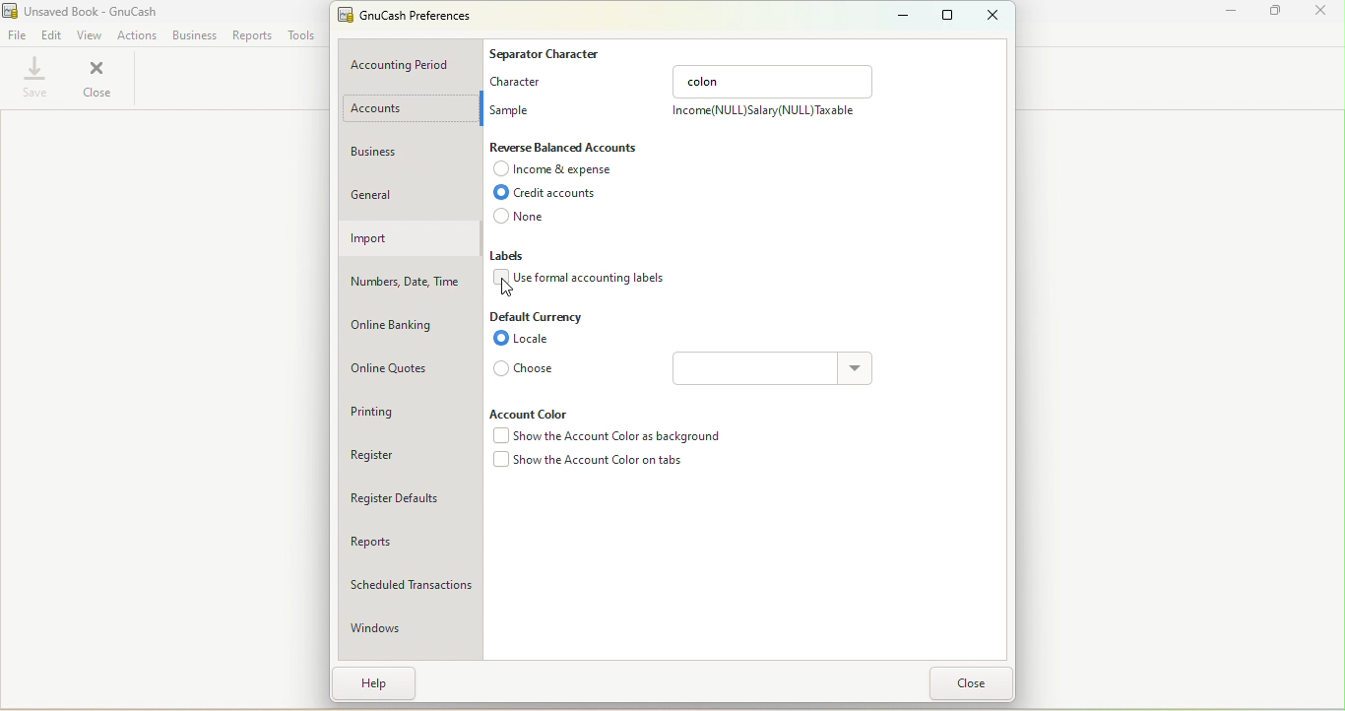  Describe the element at coordinates (539, 316) in the screenshot. I see `Default currency` at that location.